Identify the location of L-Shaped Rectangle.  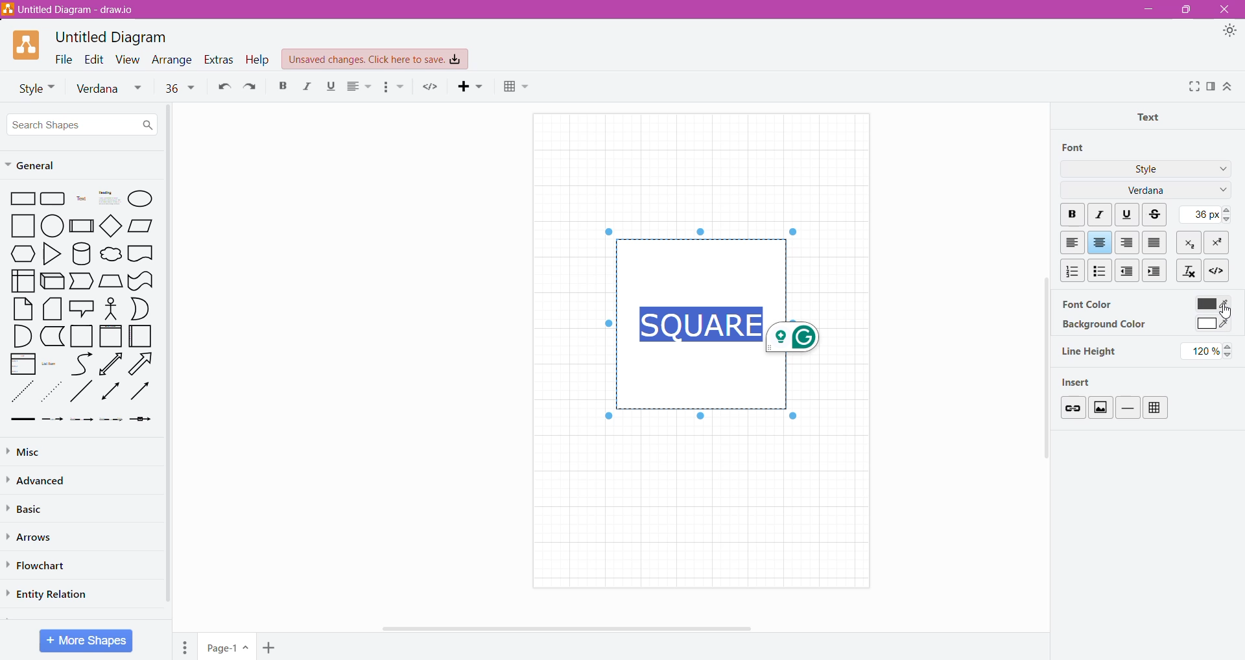
(51, 336).